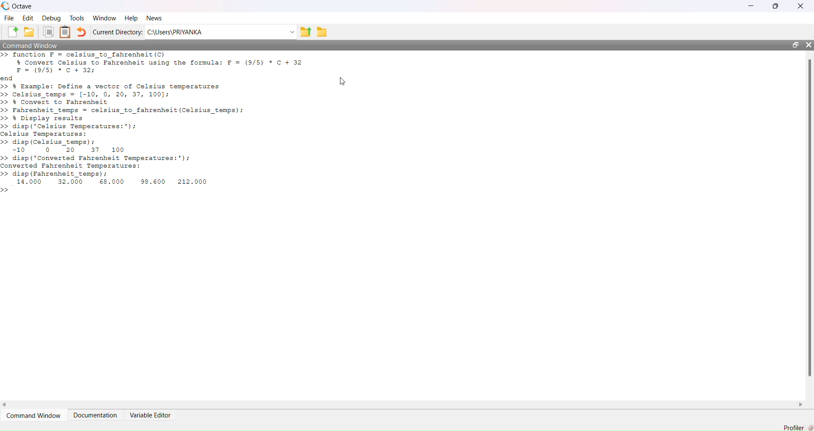  Describe the element at coordinates (77, 18) in the screenshot. I see `Tools` at that location.